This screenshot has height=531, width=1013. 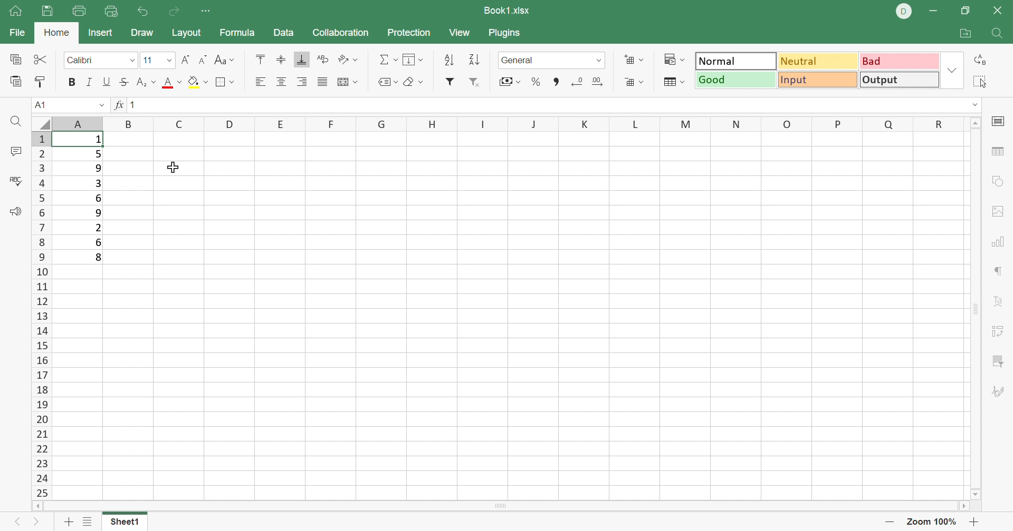 What do you see at coordinates (477, 84) in the screenshot?
I see `Remove filter` at bounding box center [477, 84].